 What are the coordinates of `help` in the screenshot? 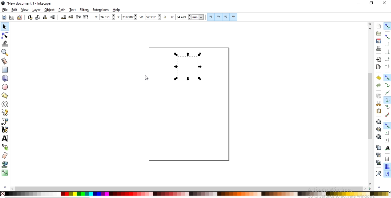 It's located at (116, 10).